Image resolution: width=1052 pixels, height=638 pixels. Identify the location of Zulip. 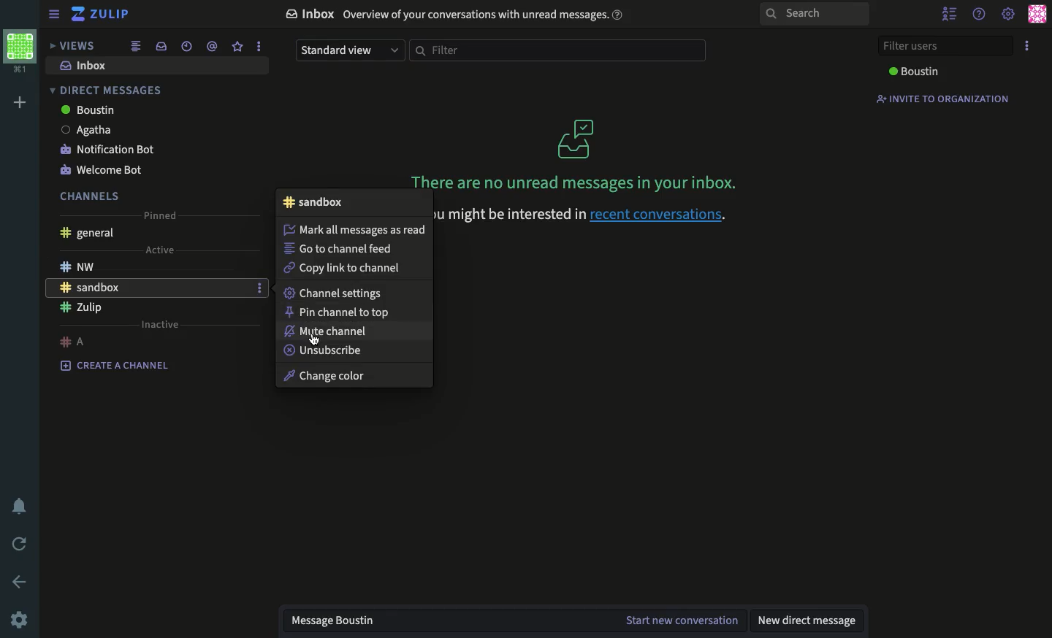
(81, 308).